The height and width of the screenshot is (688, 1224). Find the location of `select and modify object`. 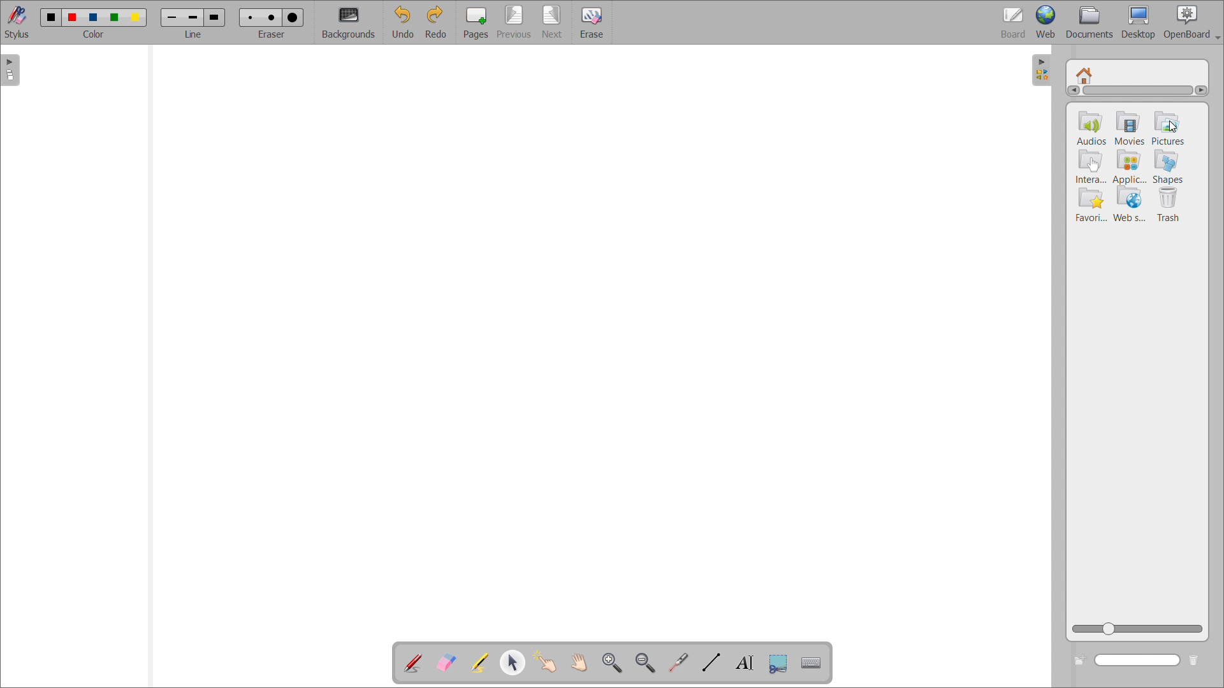

select and modify object is located at coordinates (512, 663).